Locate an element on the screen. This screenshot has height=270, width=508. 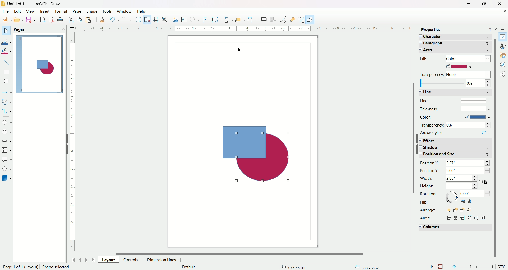
page is located at coordinates (38, 267).